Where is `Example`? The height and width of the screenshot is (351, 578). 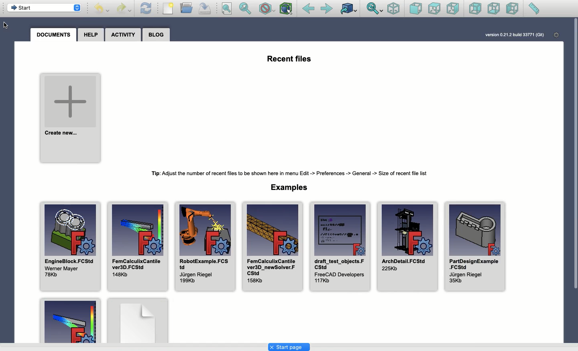 Example is located at coordinates (71, 320).